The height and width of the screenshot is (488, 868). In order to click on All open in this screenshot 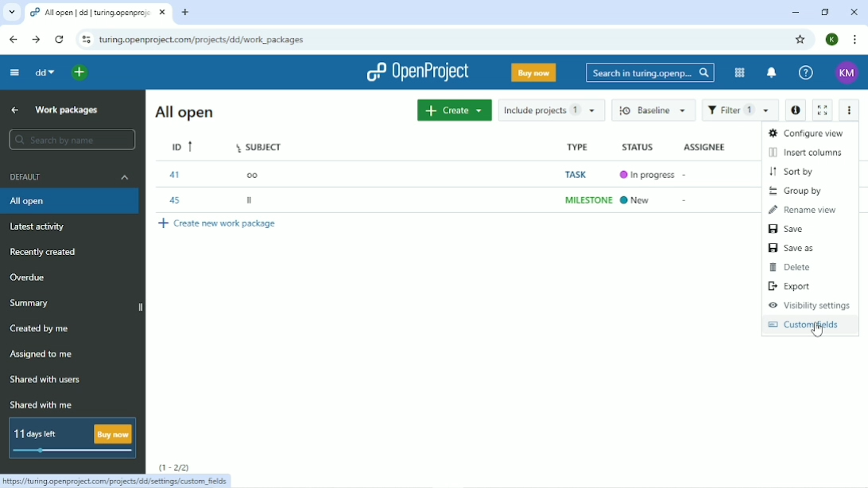, I will do `click(69, 202)`.